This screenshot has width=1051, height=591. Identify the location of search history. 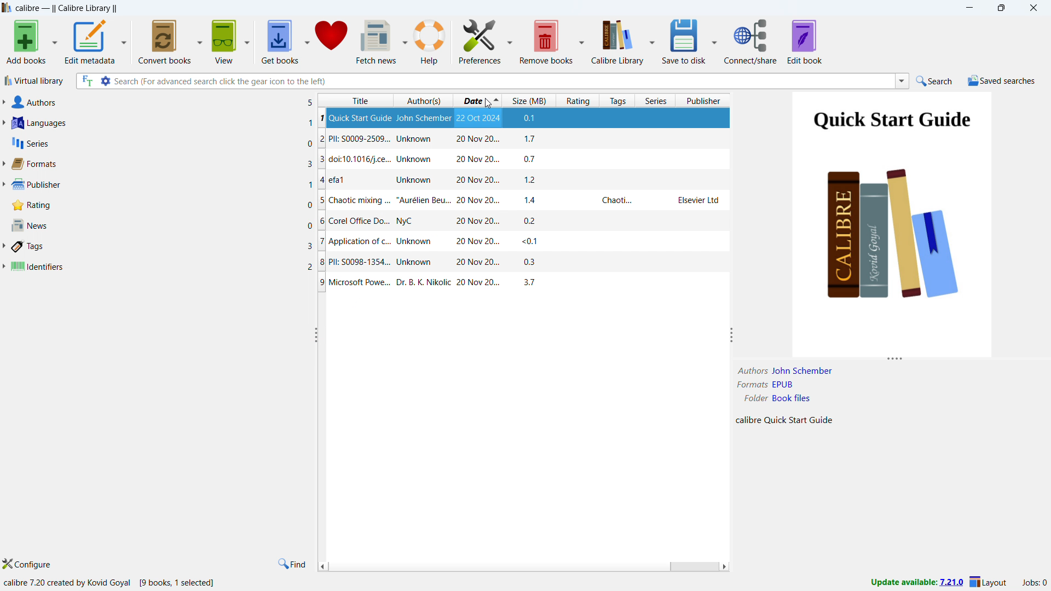
(902, 82).